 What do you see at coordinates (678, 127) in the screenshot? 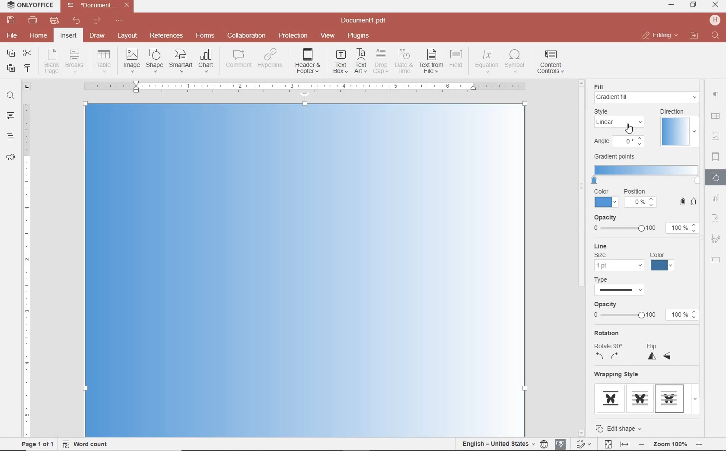
I see `DIRECTION` at bounding box center [678, 127].